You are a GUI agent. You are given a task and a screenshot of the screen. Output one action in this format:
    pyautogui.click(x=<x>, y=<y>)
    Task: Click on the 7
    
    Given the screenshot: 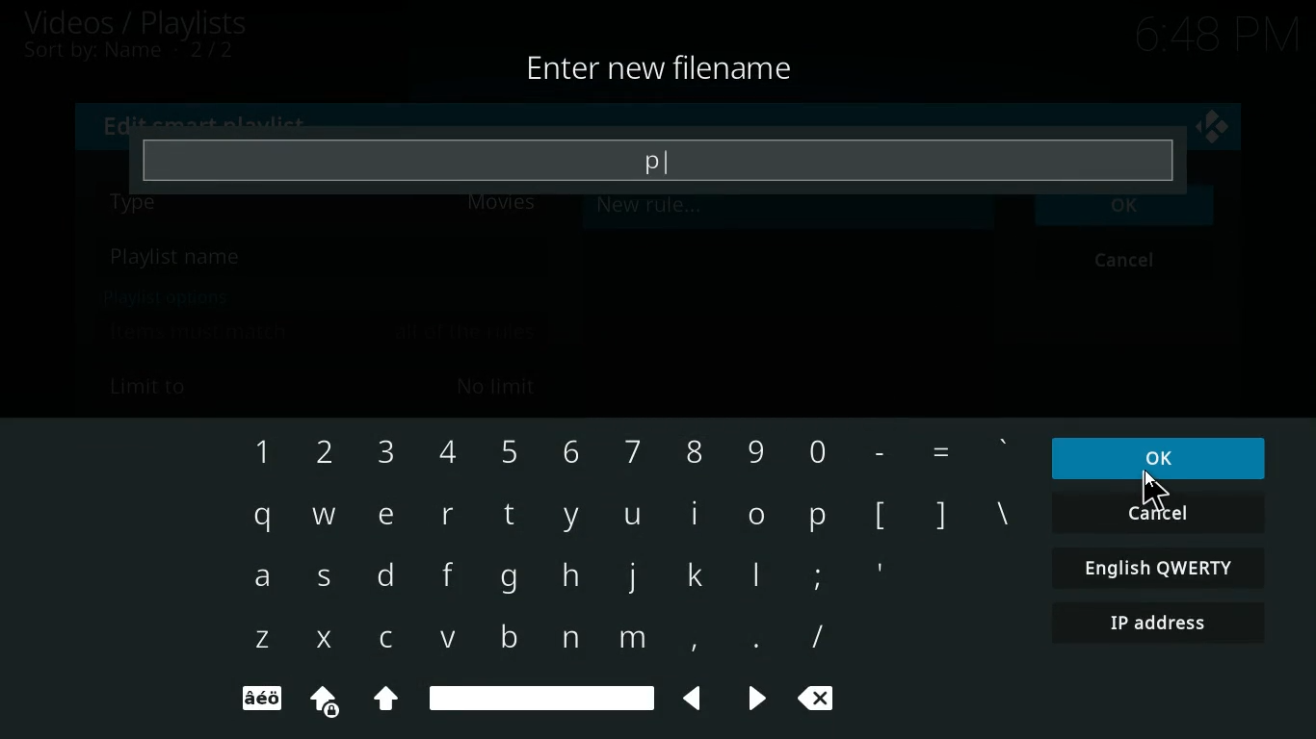 What is the action you would take?
    pyautogui.click(x=627, y=450)
    